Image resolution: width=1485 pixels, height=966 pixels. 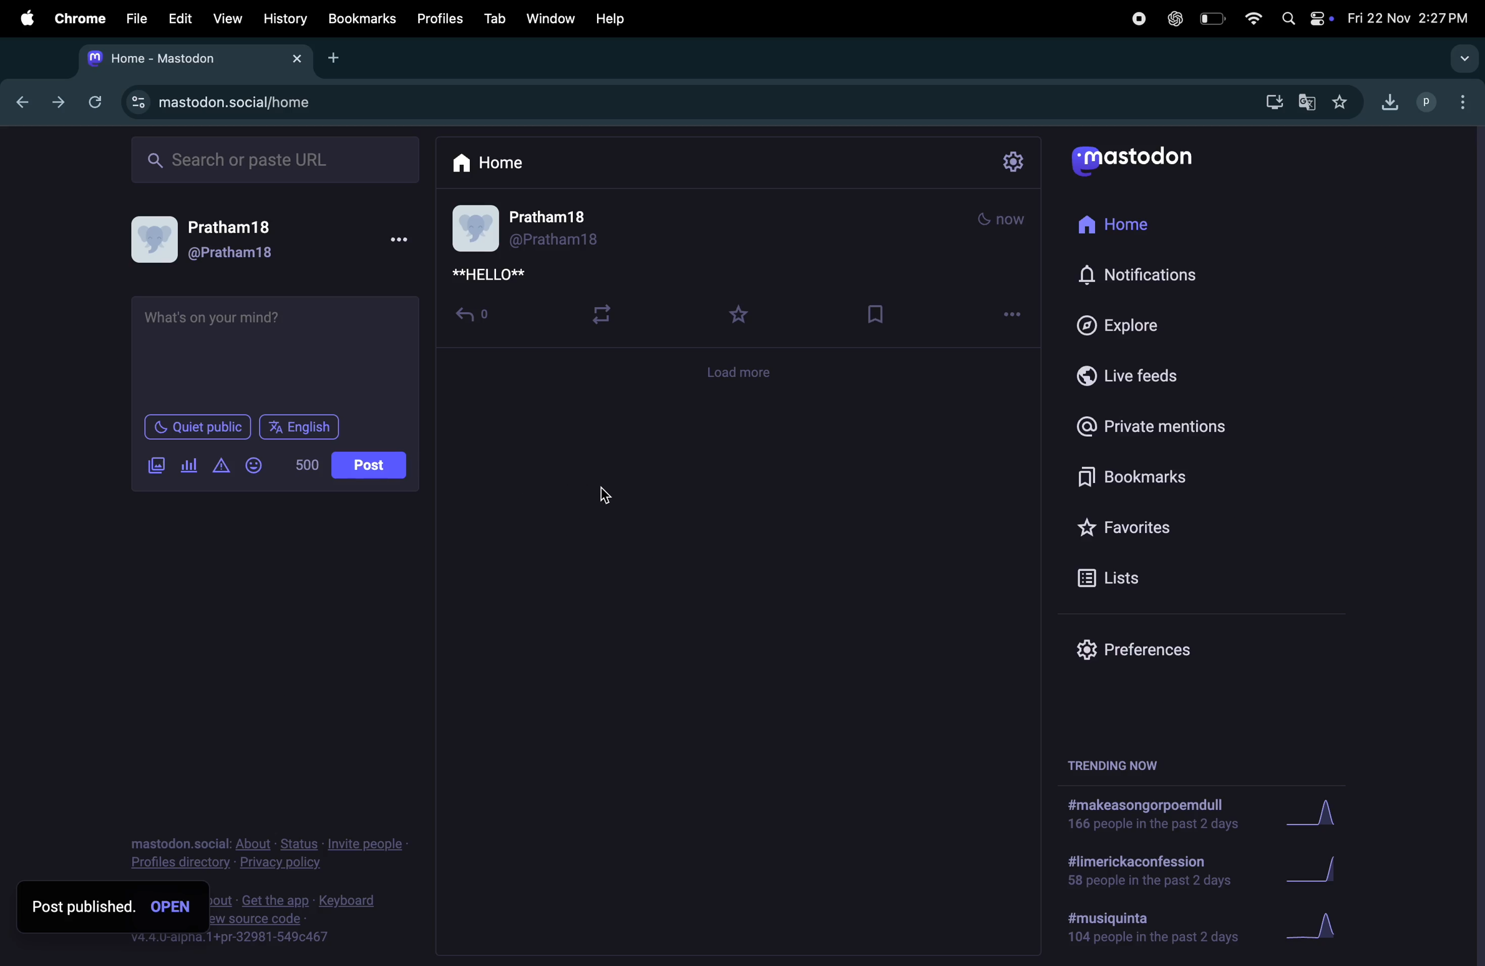 I want to click on lists, so click(x=1192, y=577).